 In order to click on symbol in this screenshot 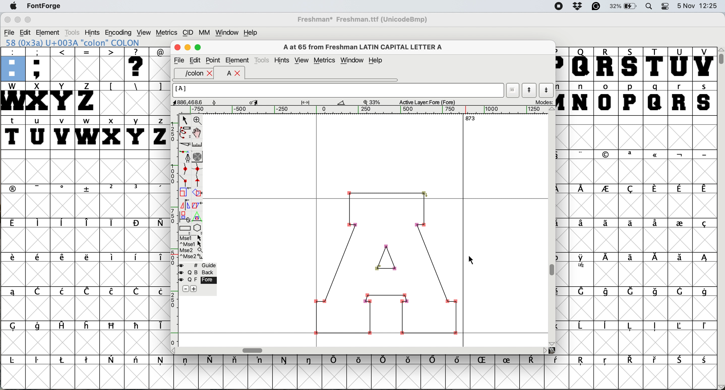, I will do `click(631, 326)`.